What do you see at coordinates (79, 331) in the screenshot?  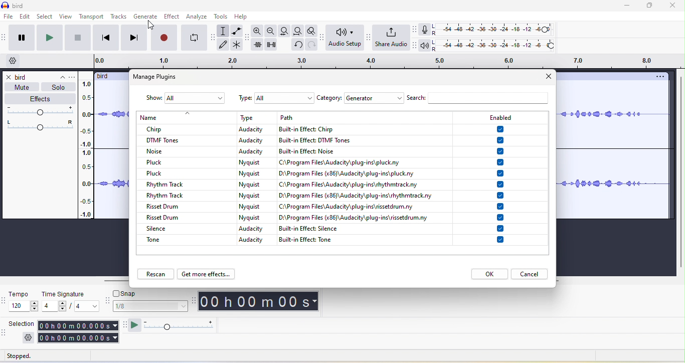 I see `selection` at bounding box center [79, 331].